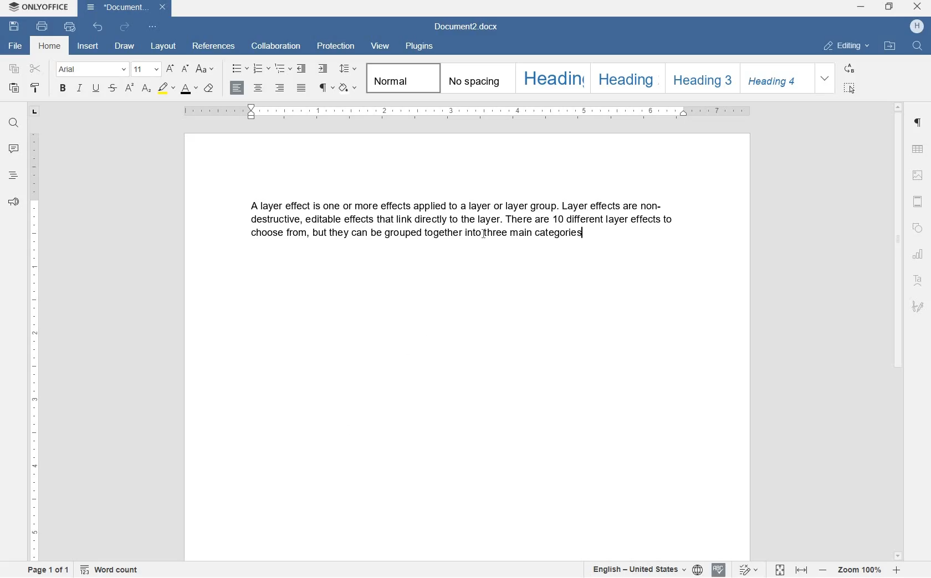 The image size is (931, 578). I want to click on tab, so click(35, 111).